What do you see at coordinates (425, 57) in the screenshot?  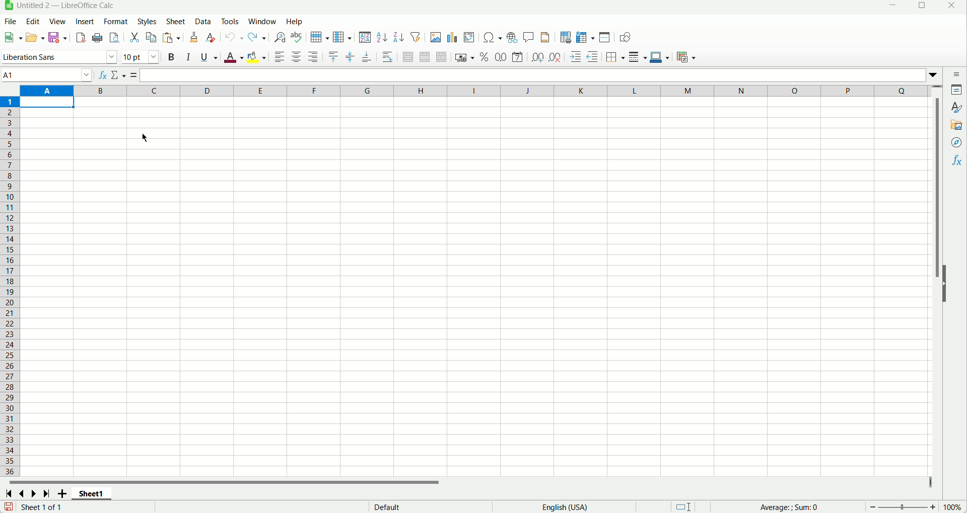 I see `Merge cells` at bounding box center [425, 57].